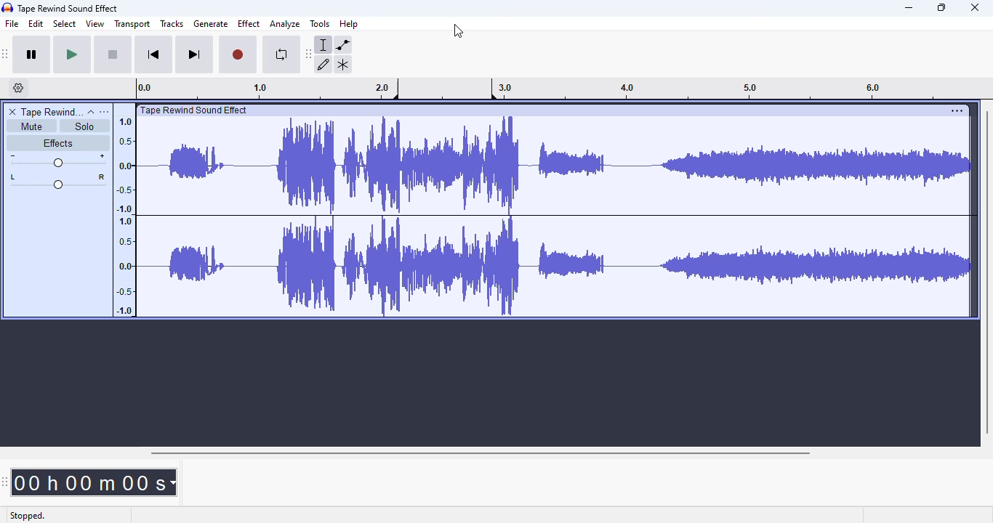 This screenshot has width=993, height=523. Describe the element at coordinates (975, 7) in the screenshot. I see `close` at that location.